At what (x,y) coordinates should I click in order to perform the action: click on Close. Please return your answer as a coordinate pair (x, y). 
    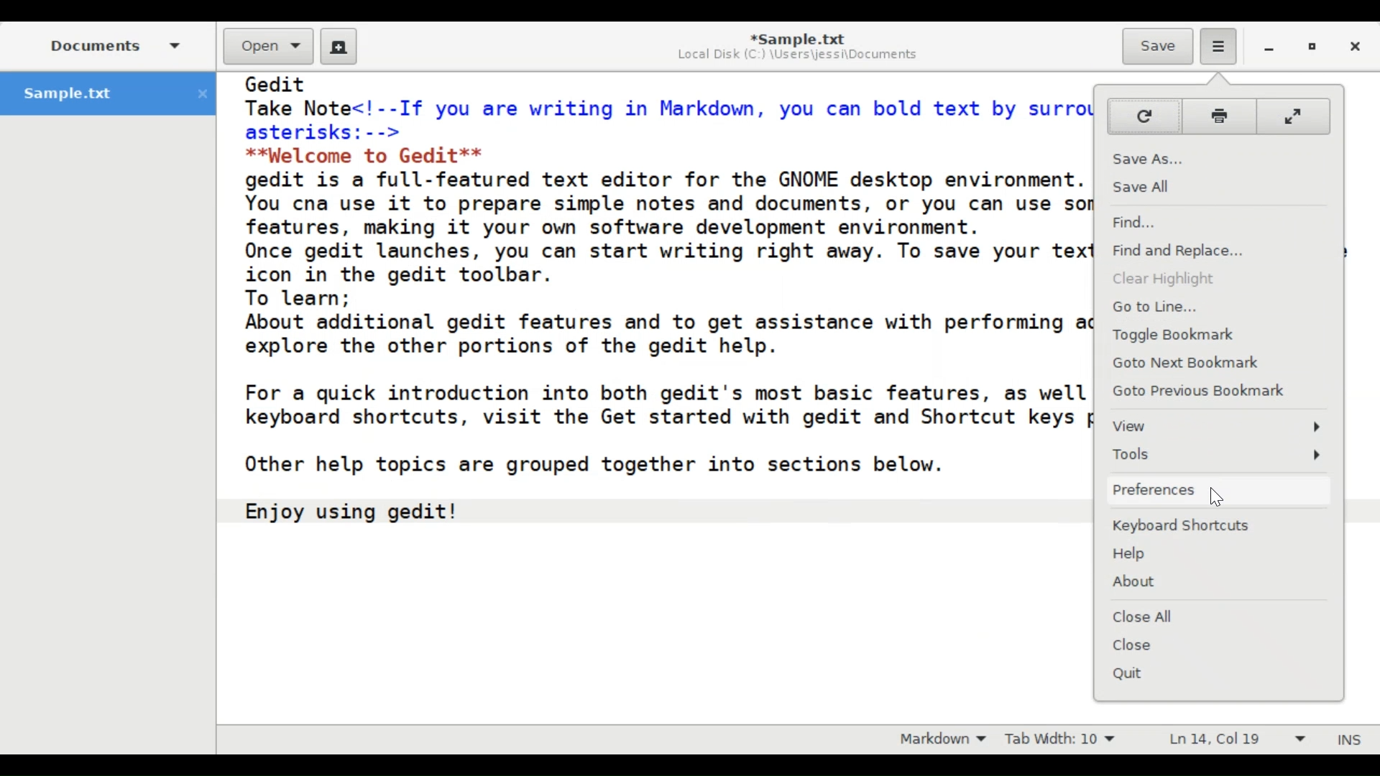
    Looking at the image, I should click on (1222, 645).